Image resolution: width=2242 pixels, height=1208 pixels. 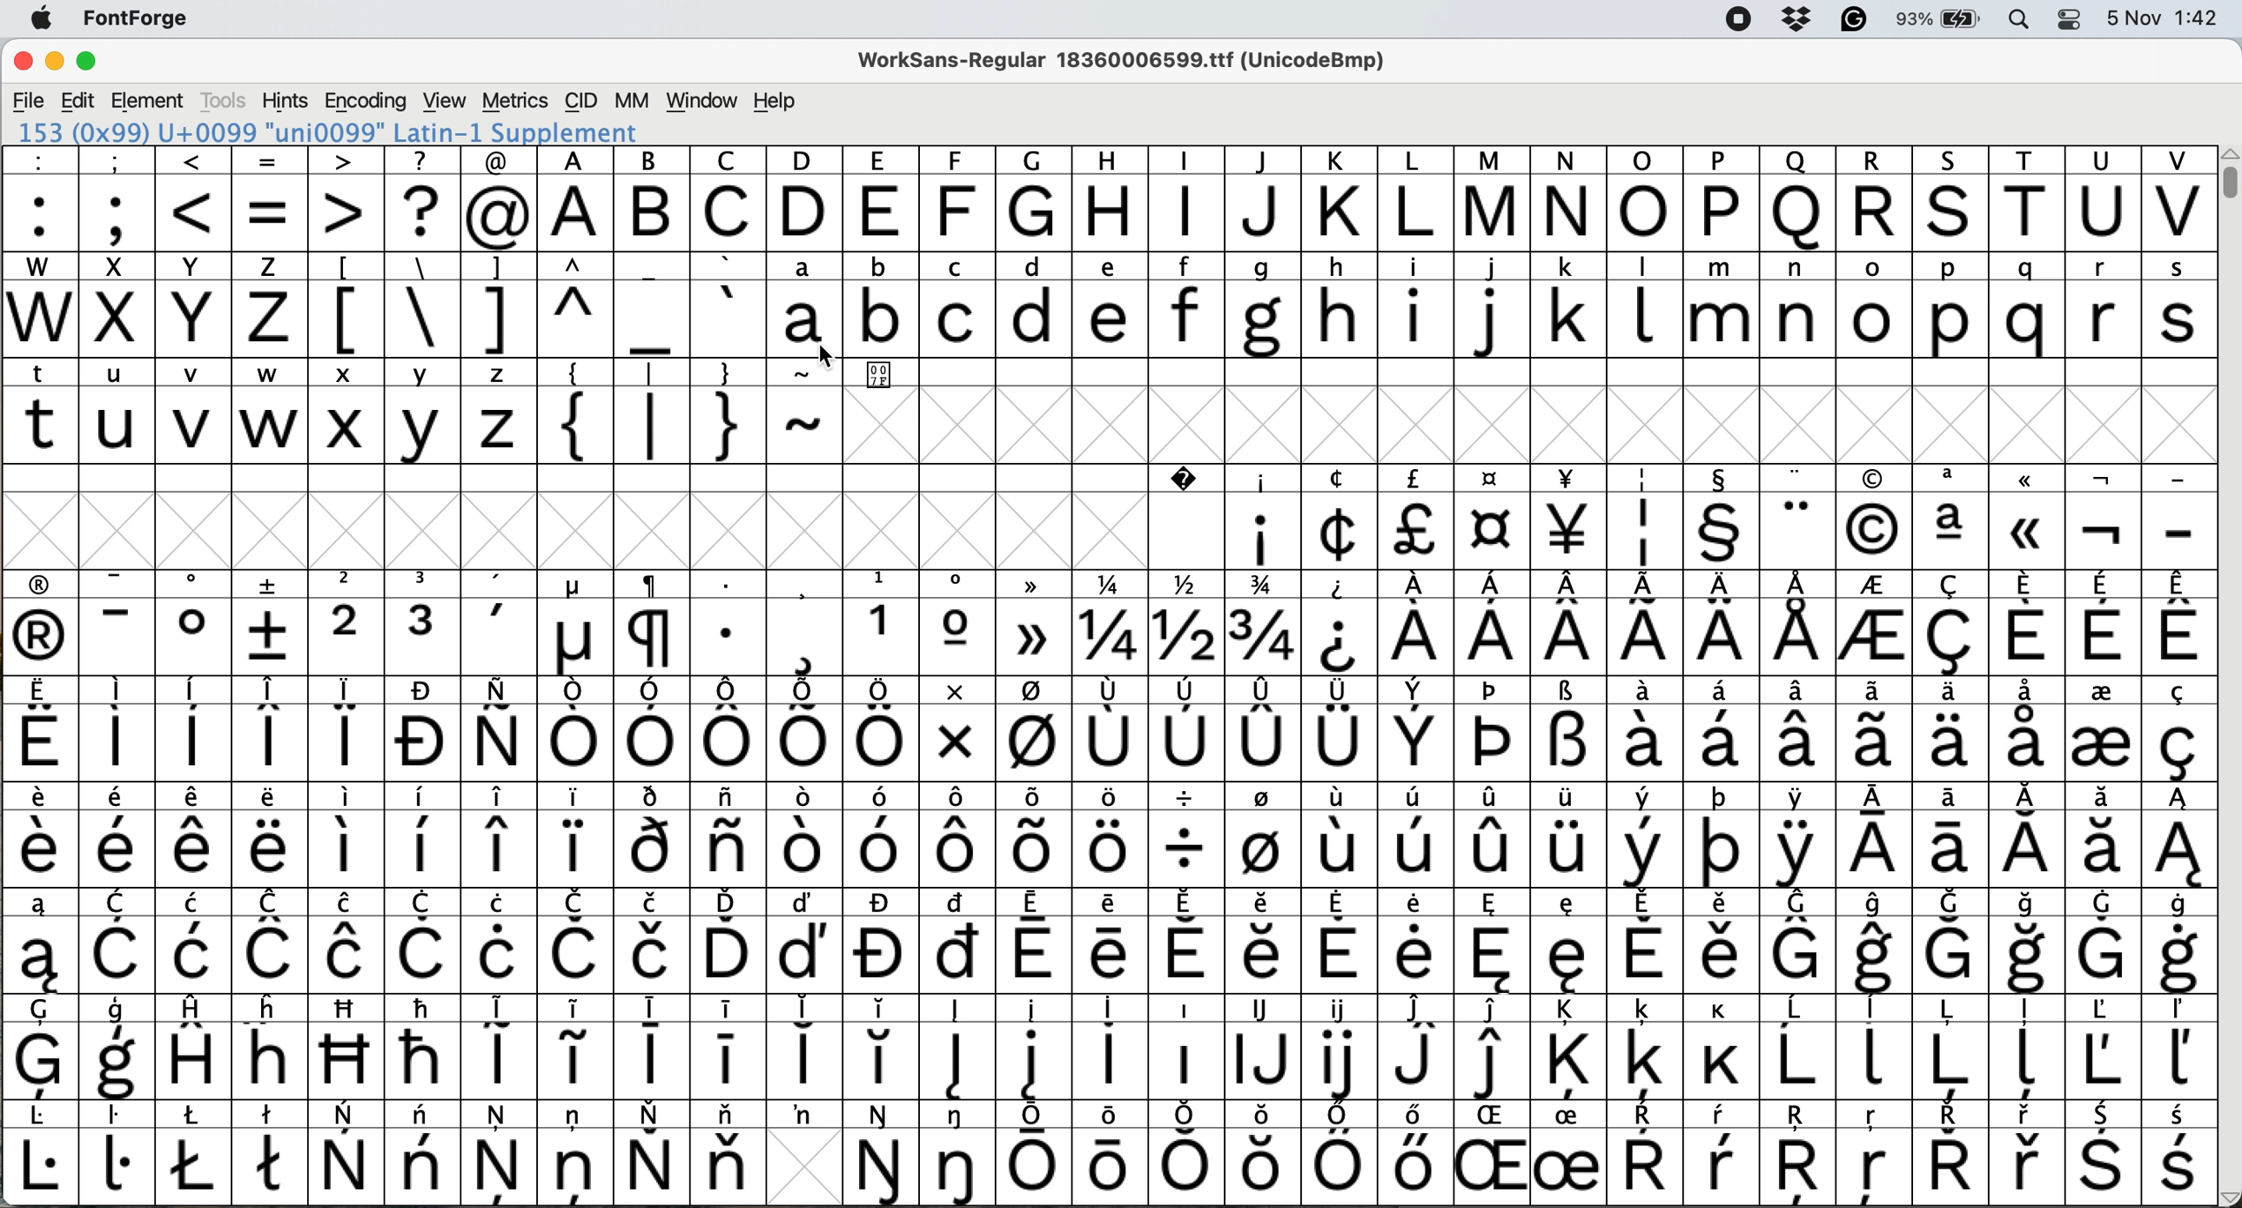 I want to click on symbol, so click(x=347, y=834).